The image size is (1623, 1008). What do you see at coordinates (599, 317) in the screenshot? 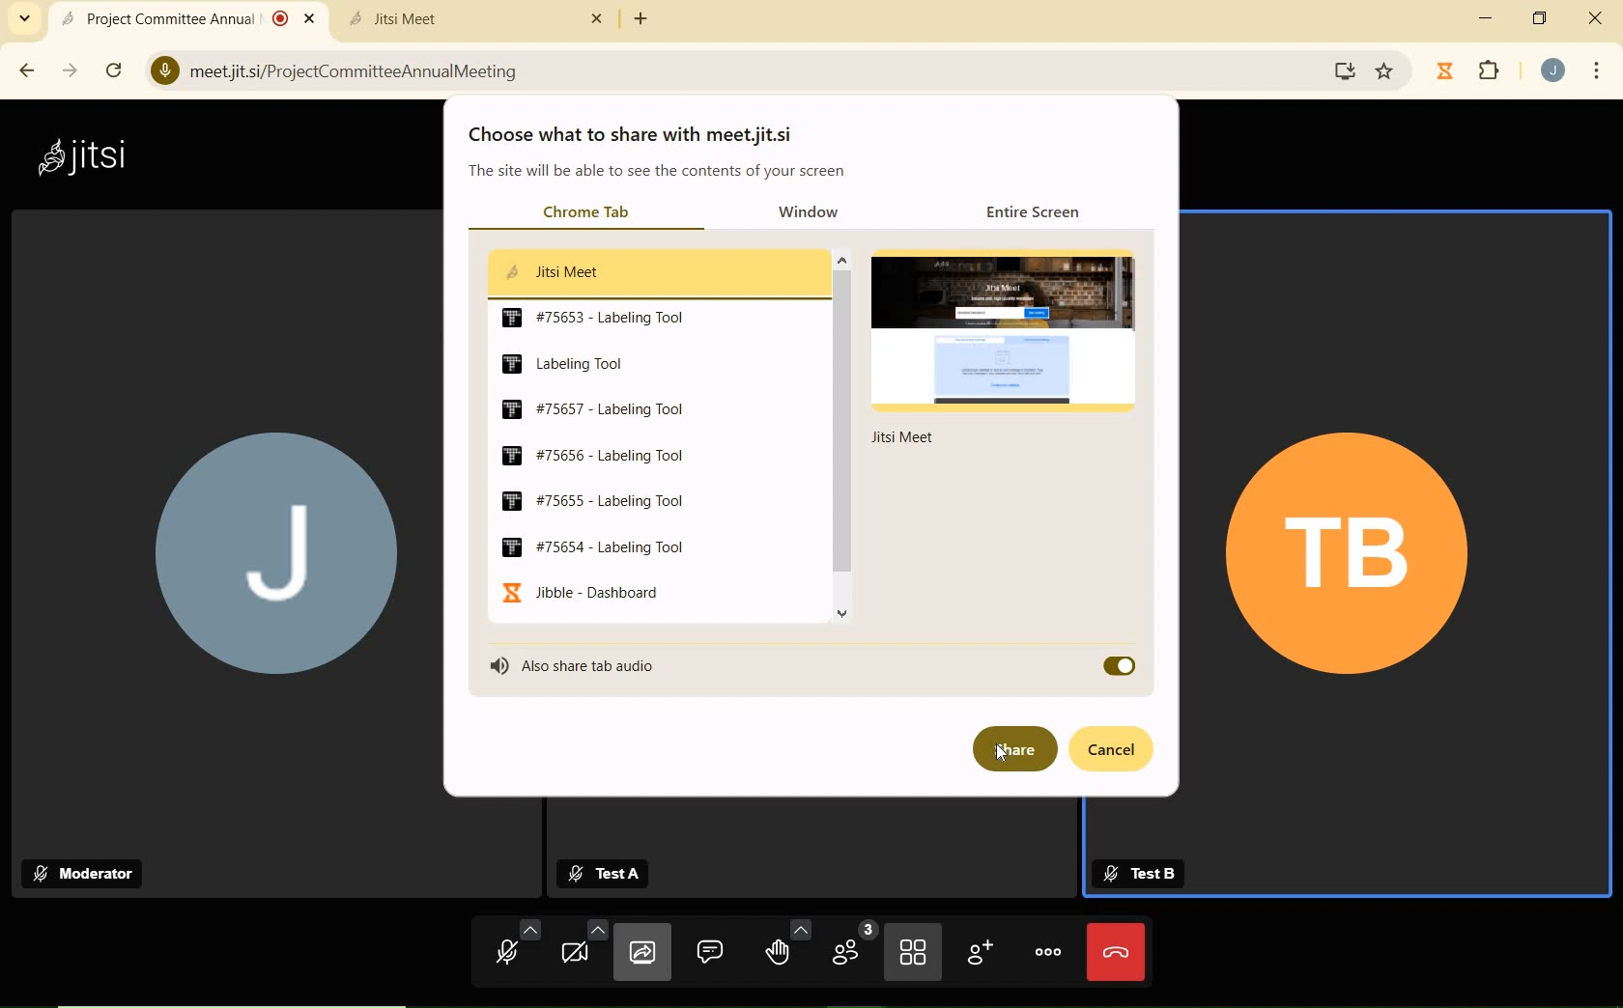
I see `#75653 - Labeling Tool` at bounding box center [599, 317].